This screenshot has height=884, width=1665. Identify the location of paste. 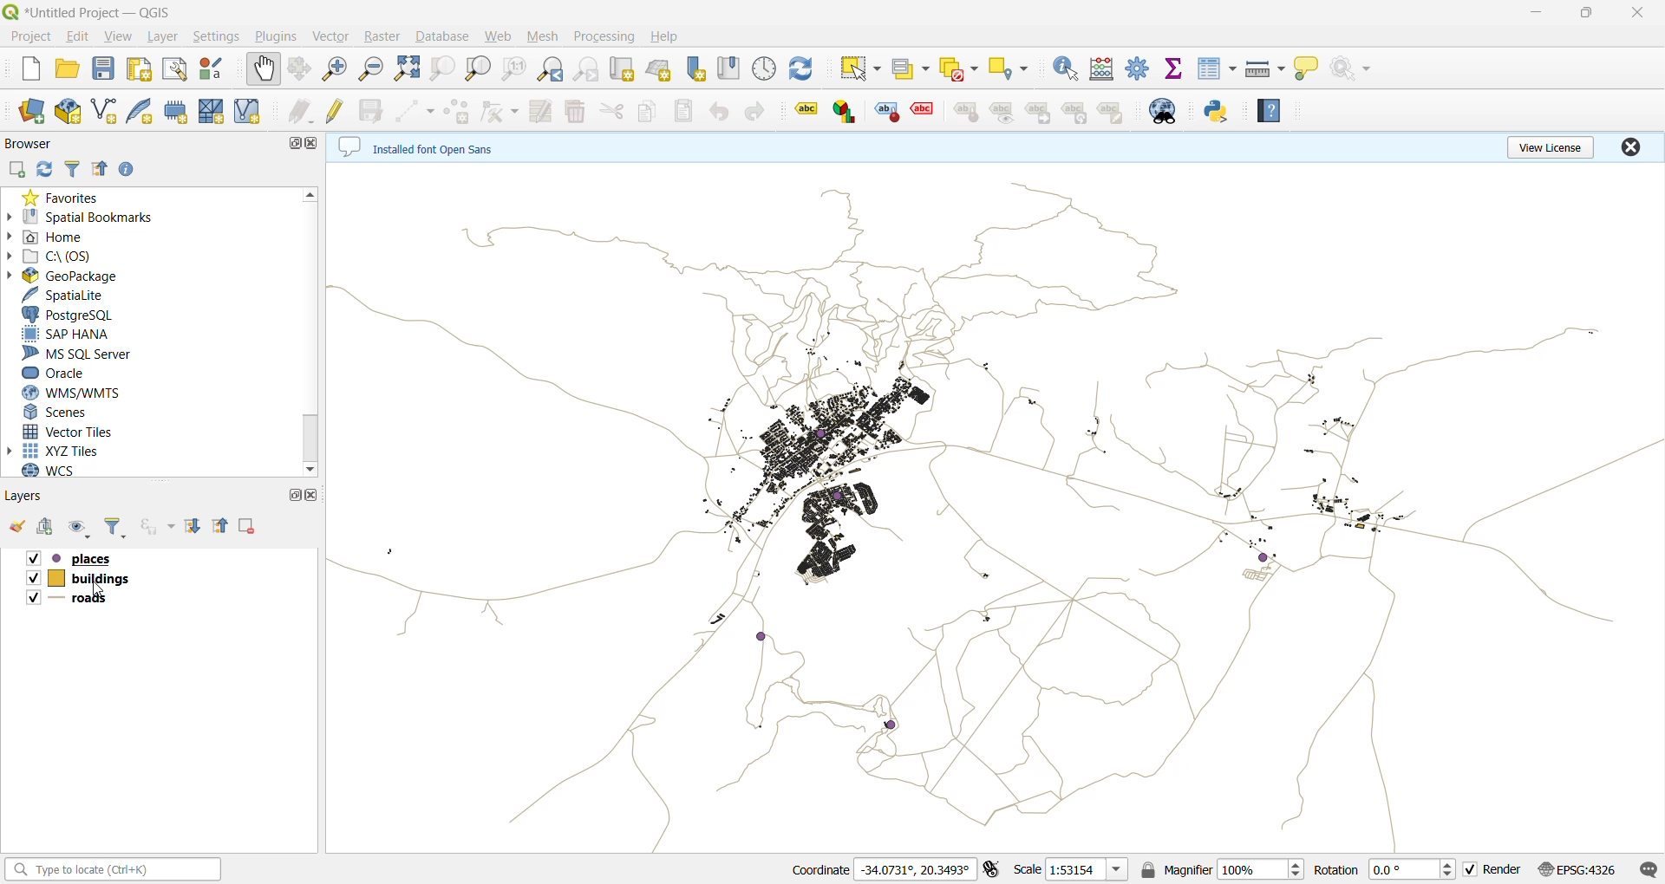
(686, 113).